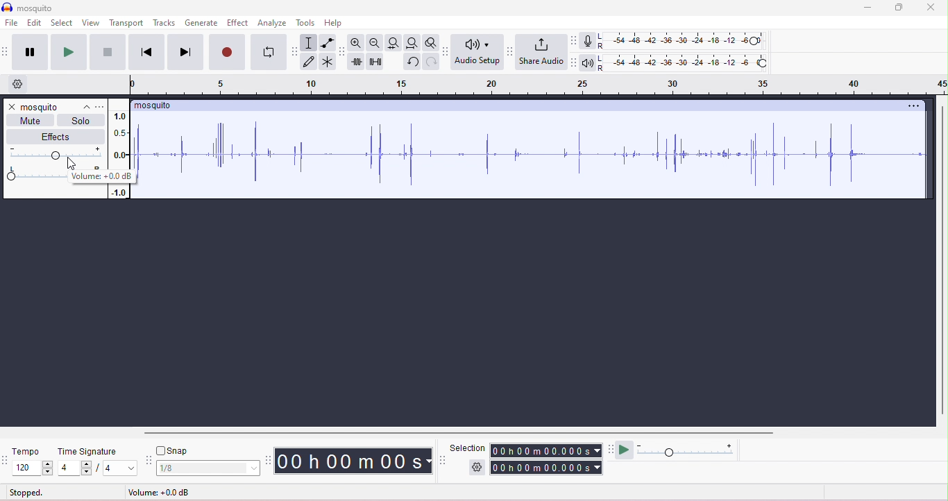 The image size is (948, 501). I want to click on close, so click(931, 7).